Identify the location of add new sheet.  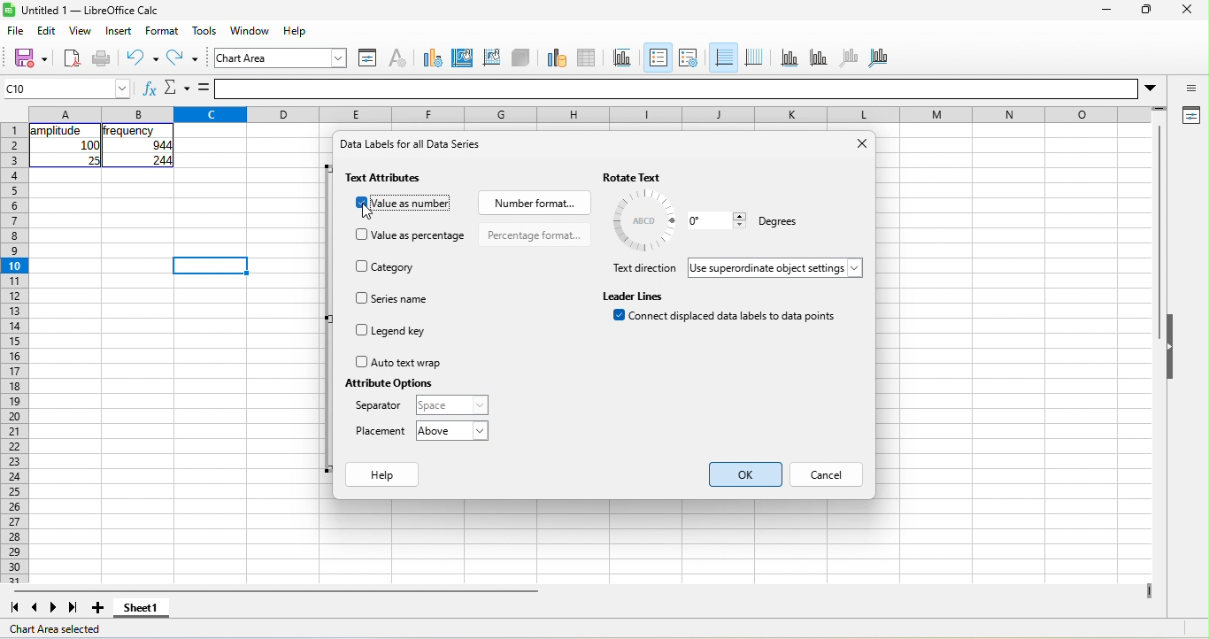
(98, 608).